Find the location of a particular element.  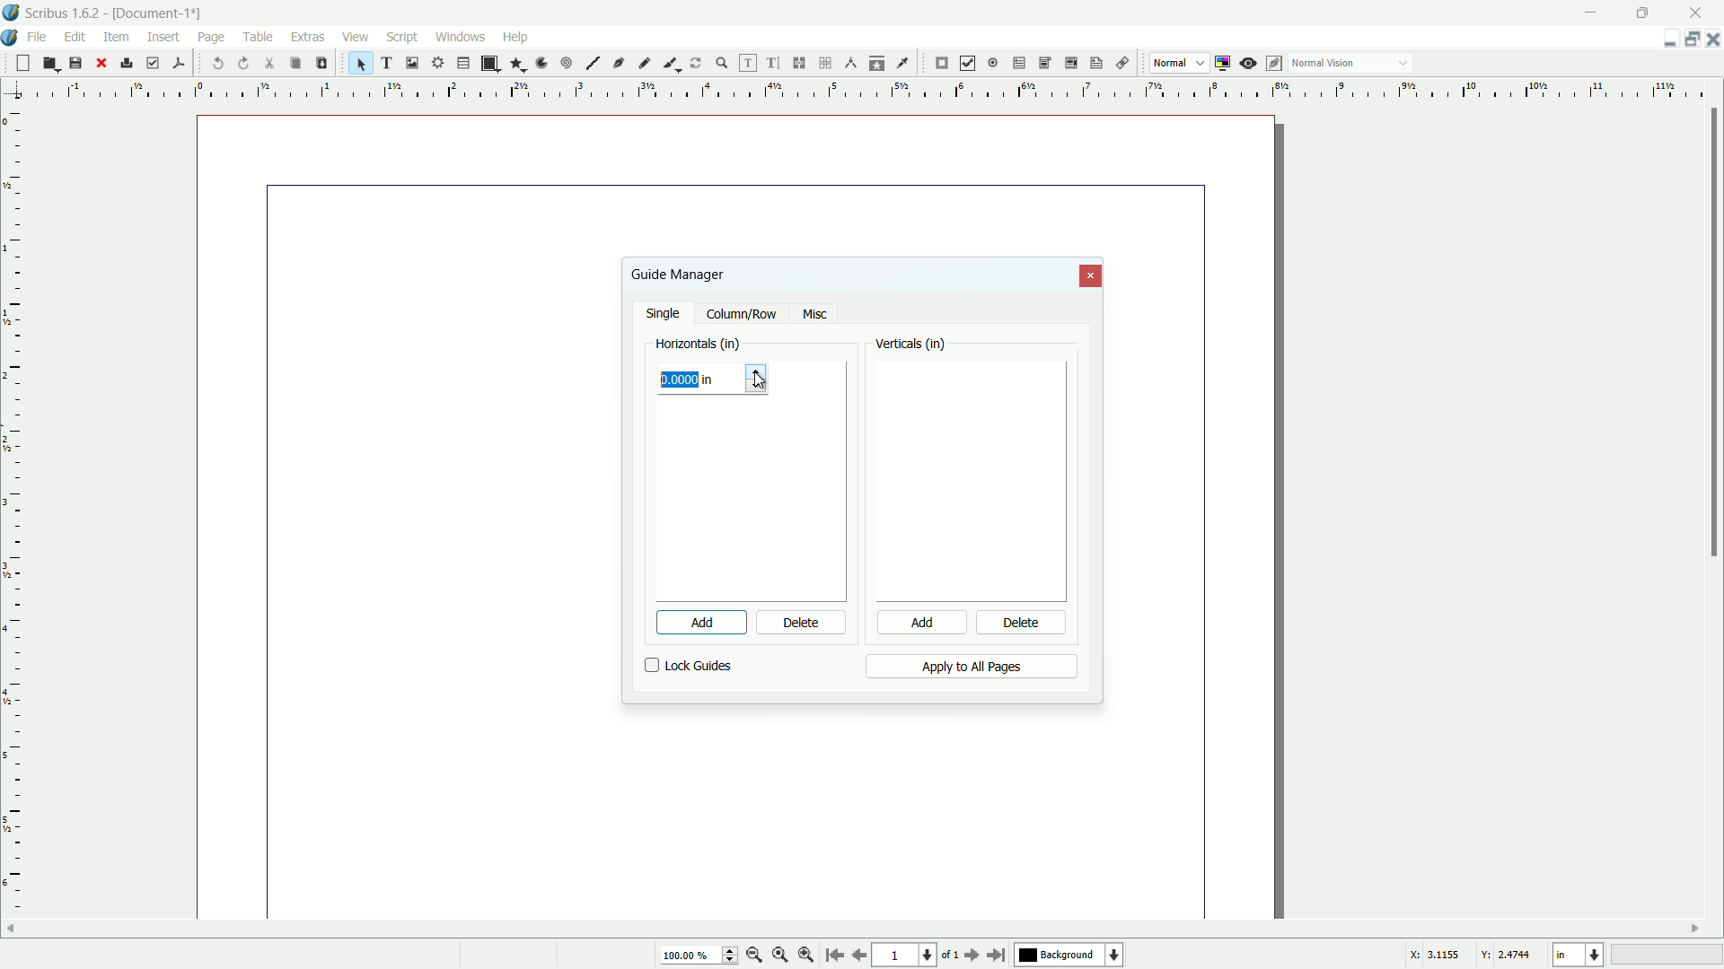

measurements is located at coordinates (851, 64).